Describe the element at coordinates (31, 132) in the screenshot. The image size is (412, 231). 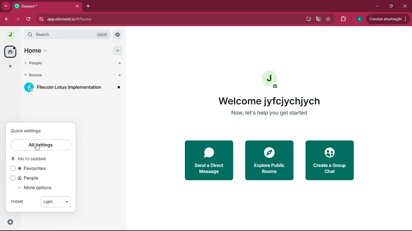
I see `quick settings` at that location.